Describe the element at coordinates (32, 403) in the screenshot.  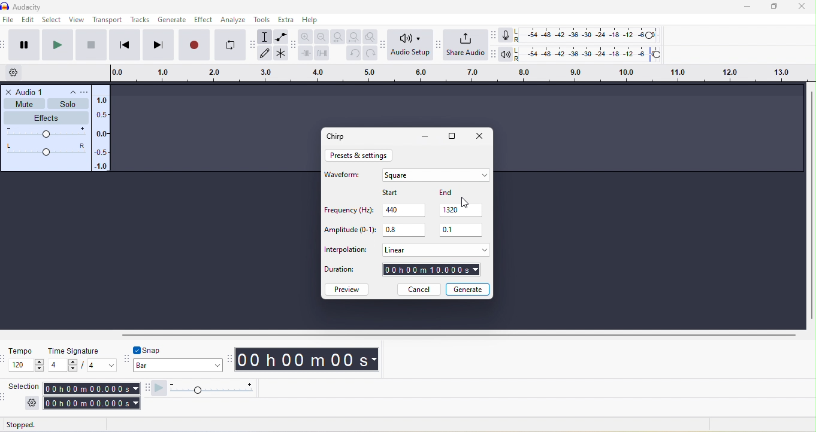
I see `settings` at that location.